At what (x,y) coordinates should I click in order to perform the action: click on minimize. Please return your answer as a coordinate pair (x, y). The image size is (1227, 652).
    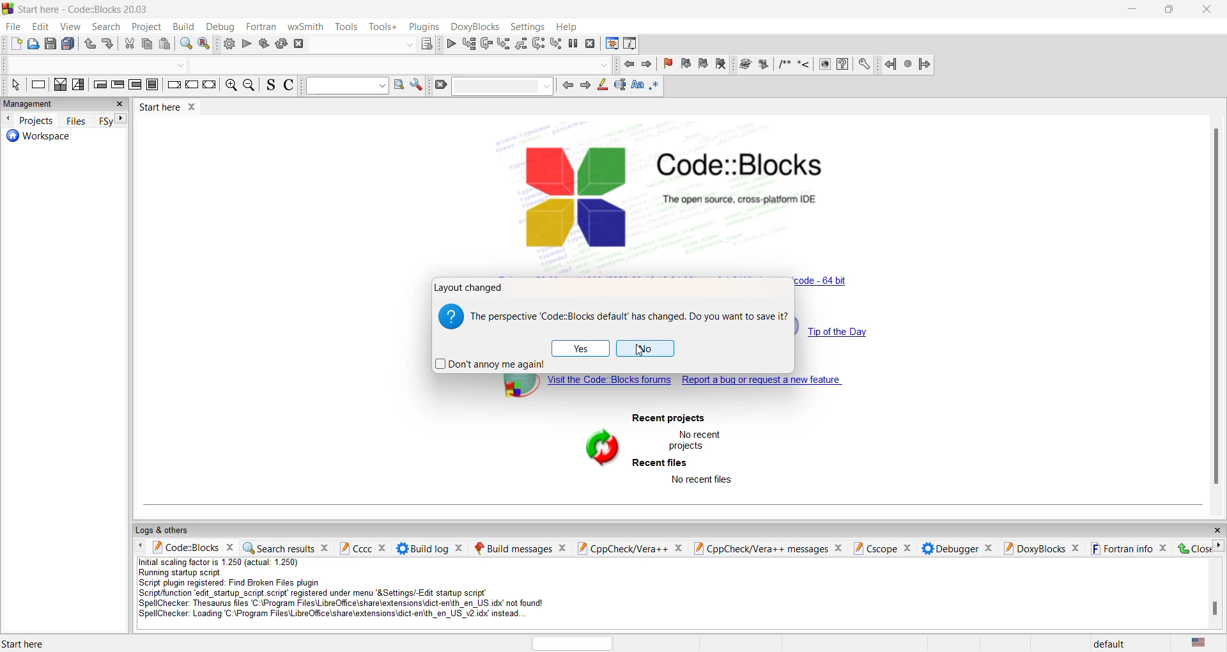
    Looking at the image, I should click on (1134, 10).